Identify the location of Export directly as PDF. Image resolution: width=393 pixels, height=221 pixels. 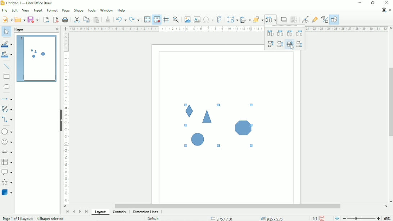
(55, 20).